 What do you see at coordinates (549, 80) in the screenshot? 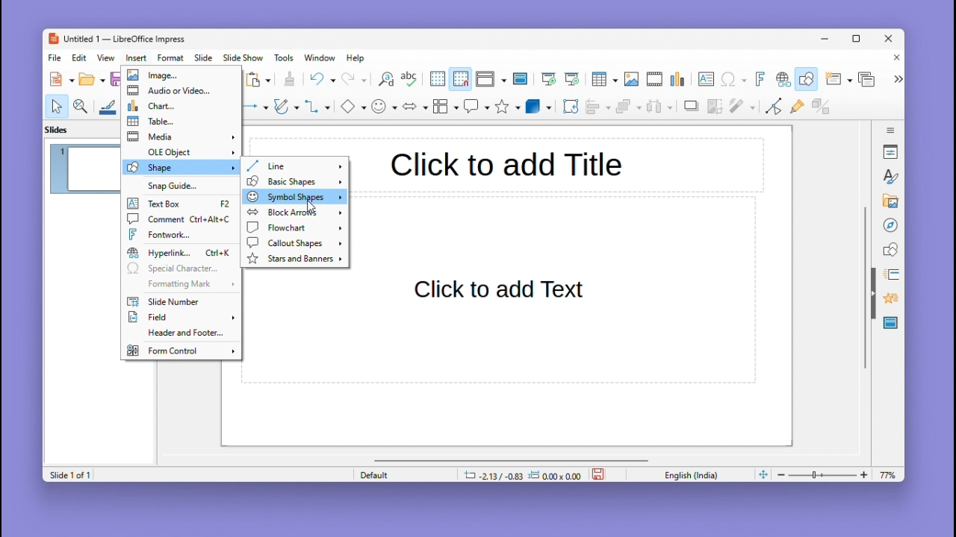
I see `First slide` at bounding box center [549, 80].